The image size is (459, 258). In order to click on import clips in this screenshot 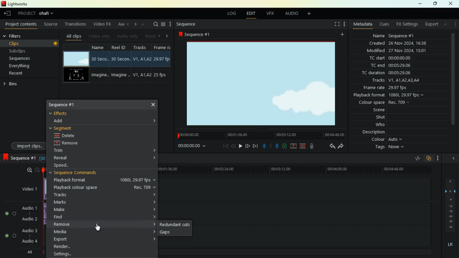, I will do `click(27, 145)`.